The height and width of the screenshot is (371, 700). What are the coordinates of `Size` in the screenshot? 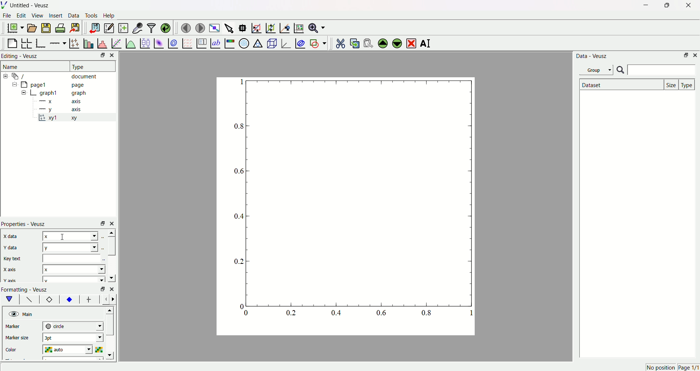 It's located at (672, 84).